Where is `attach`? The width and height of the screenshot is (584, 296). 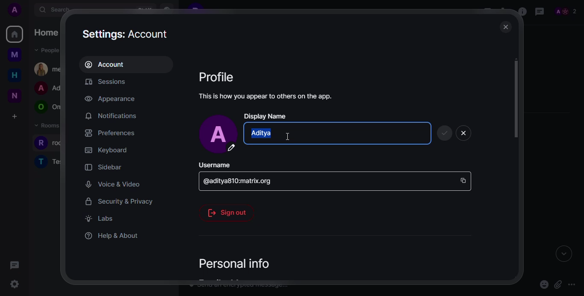 attach is located at coordinates (557, 284).